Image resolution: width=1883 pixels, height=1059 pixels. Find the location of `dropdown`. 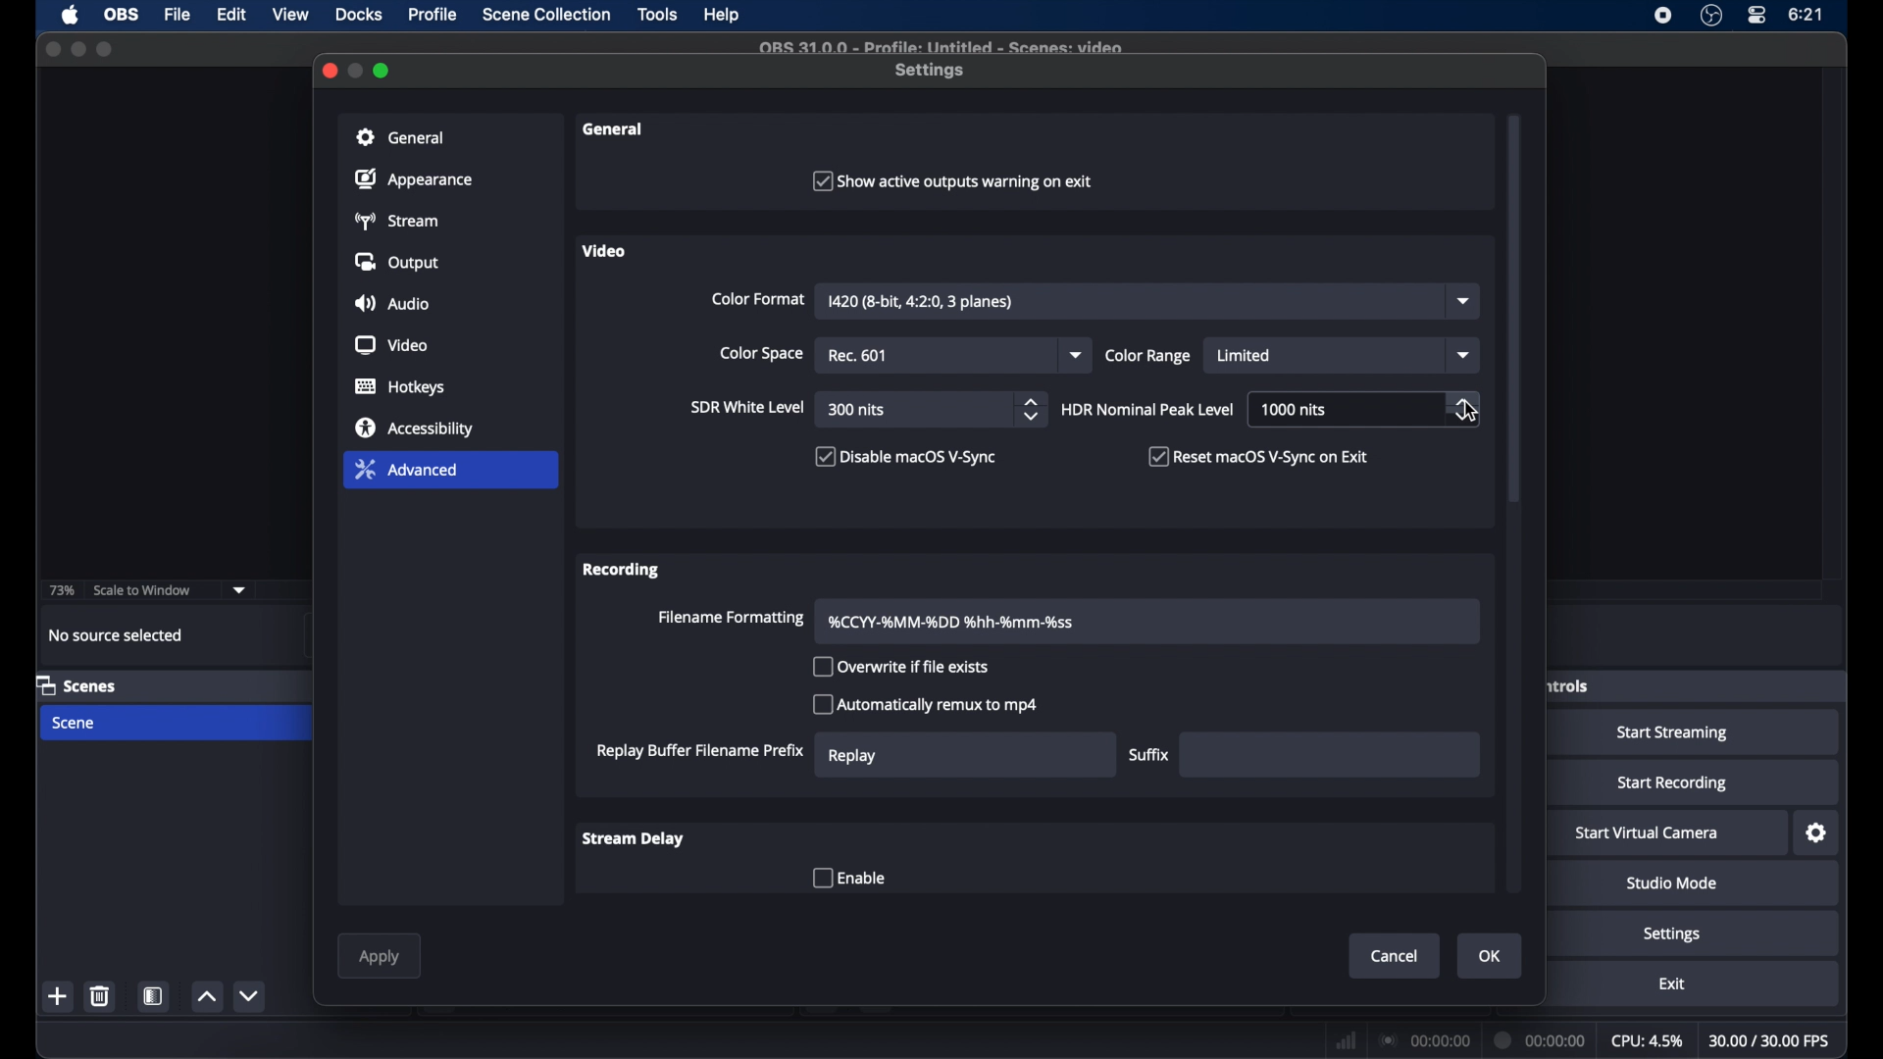

dropdown is located at coordinates (240, 590).